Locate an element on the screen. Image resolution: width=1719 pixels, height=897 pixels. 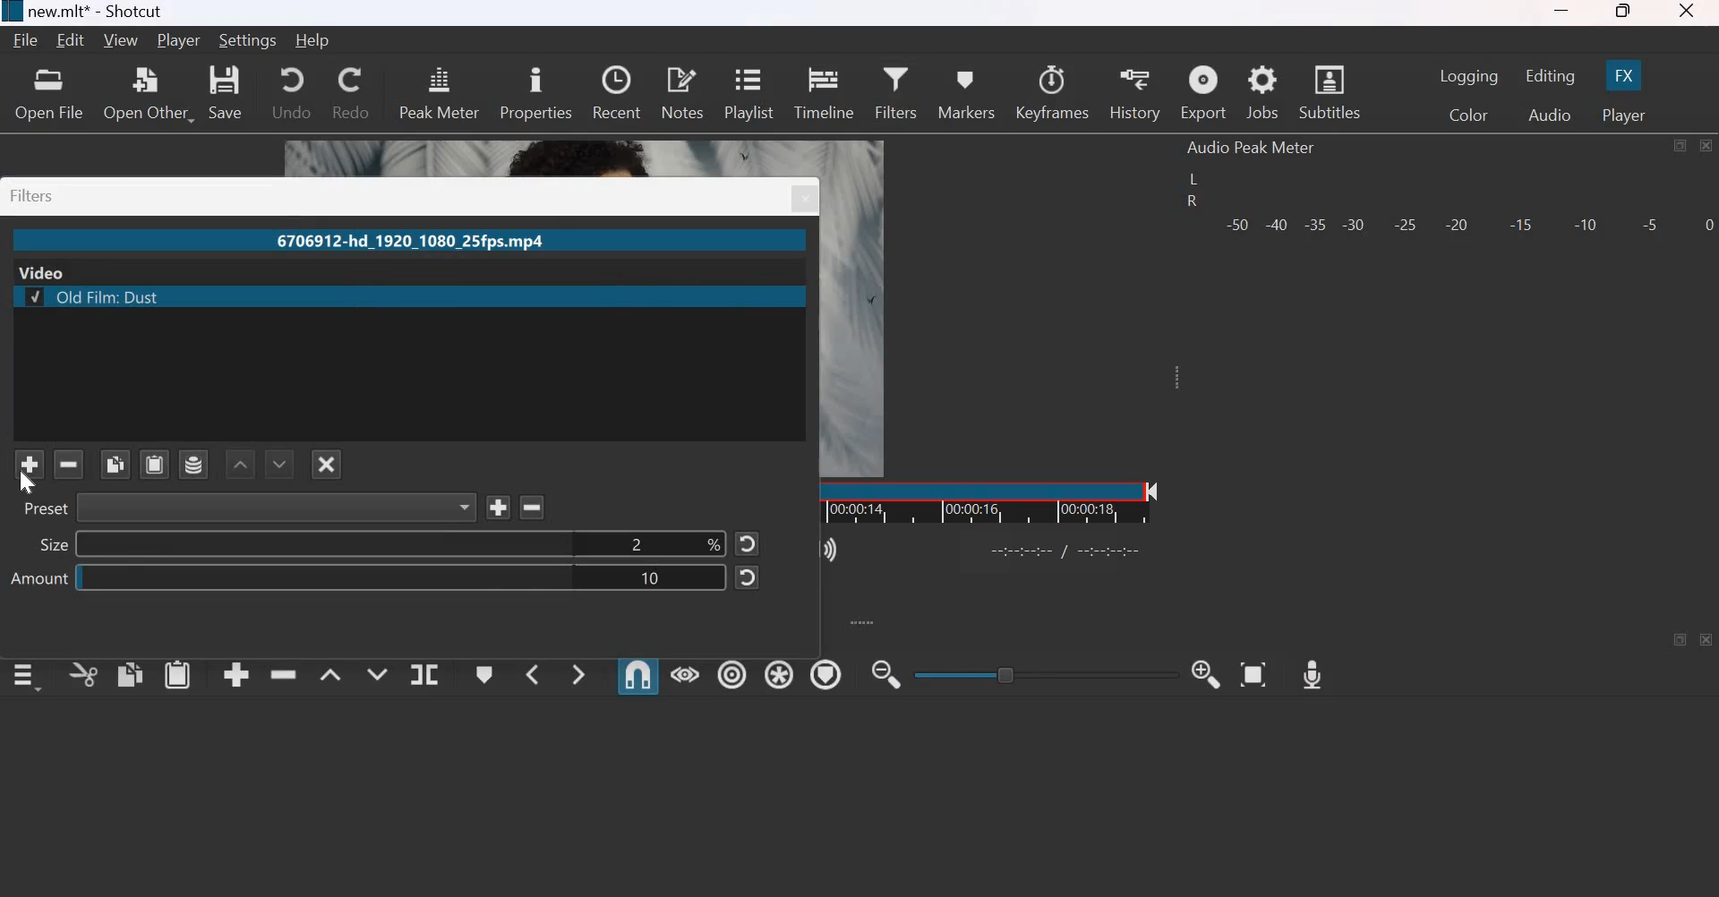
Help is located at coordinates (313, 42).